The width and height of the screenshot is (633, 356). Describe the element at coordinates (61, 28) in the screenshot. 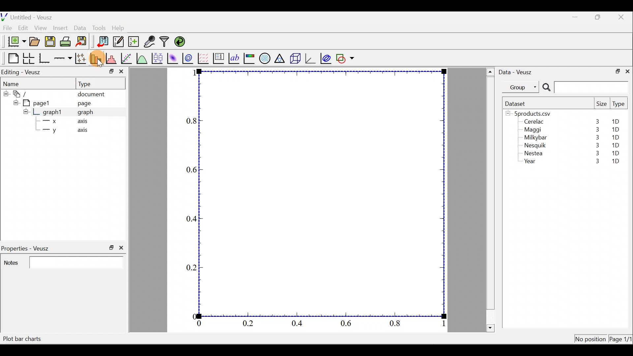

I see `Insert` at that location.